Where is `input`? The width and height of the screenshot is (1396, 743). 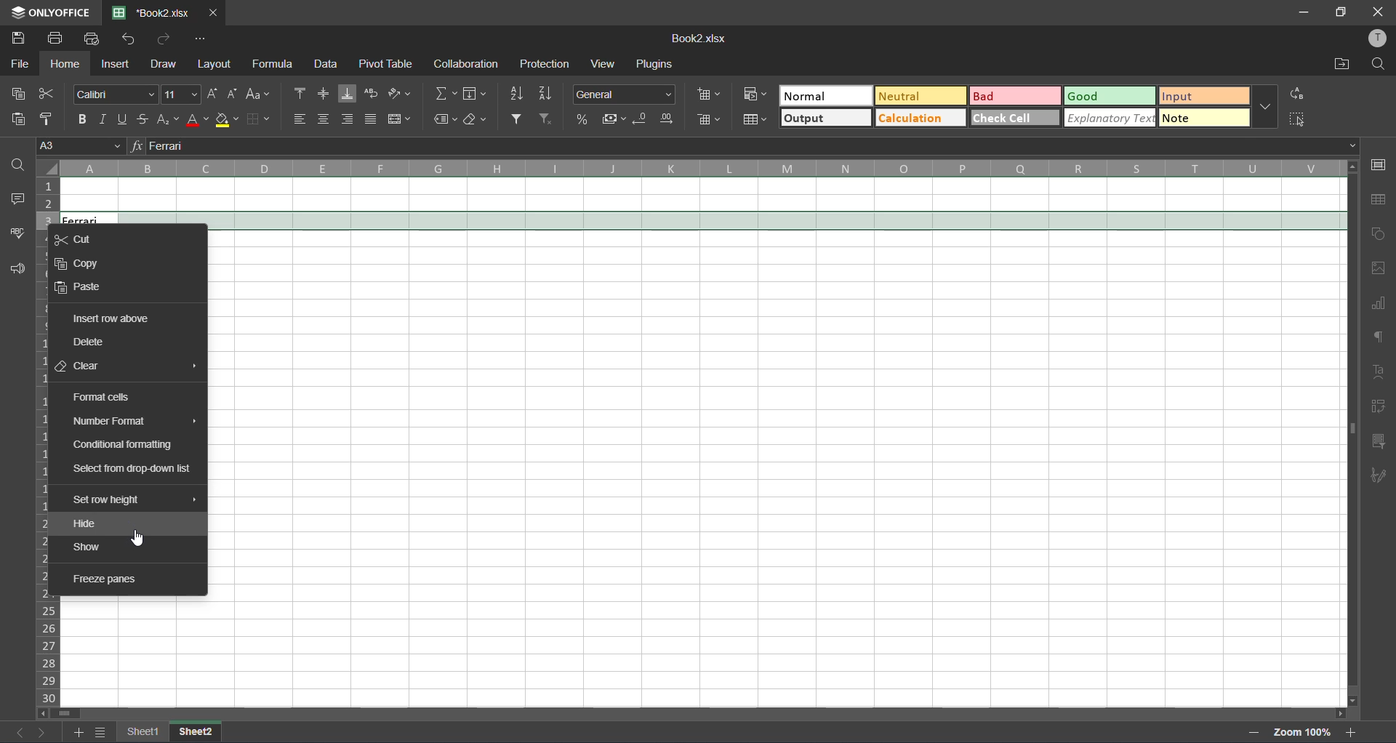
input is located at coordinates (1198, 95).